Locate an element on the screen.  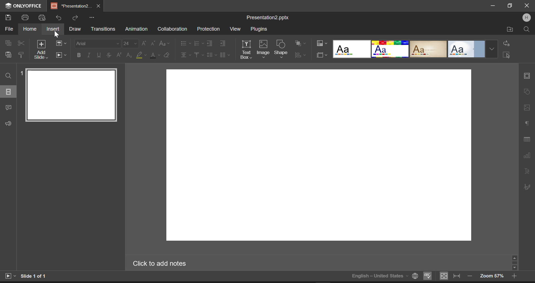
Copy is located at coordinates (9, 42).